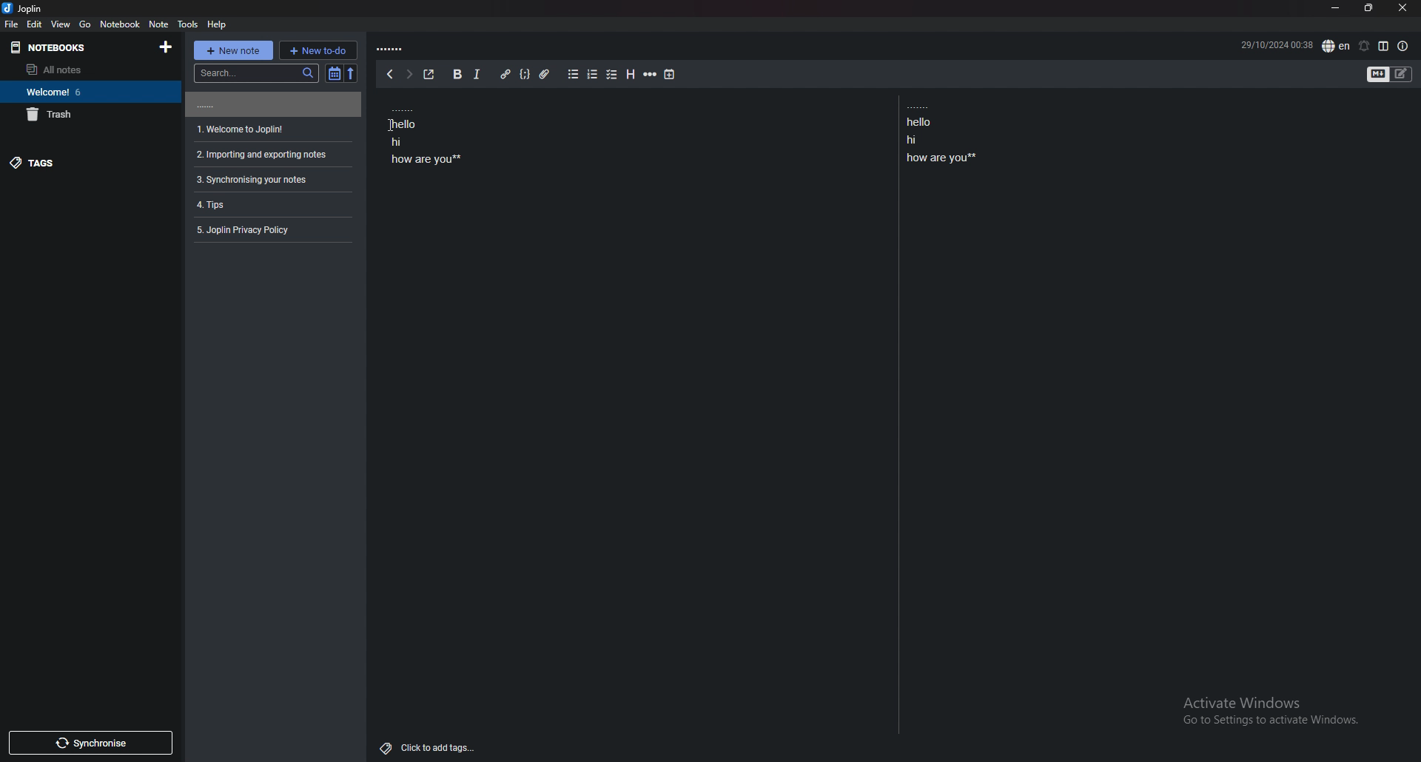 This screenshot has width=1421, height=762. I want to click on note text, so click(944, 134).